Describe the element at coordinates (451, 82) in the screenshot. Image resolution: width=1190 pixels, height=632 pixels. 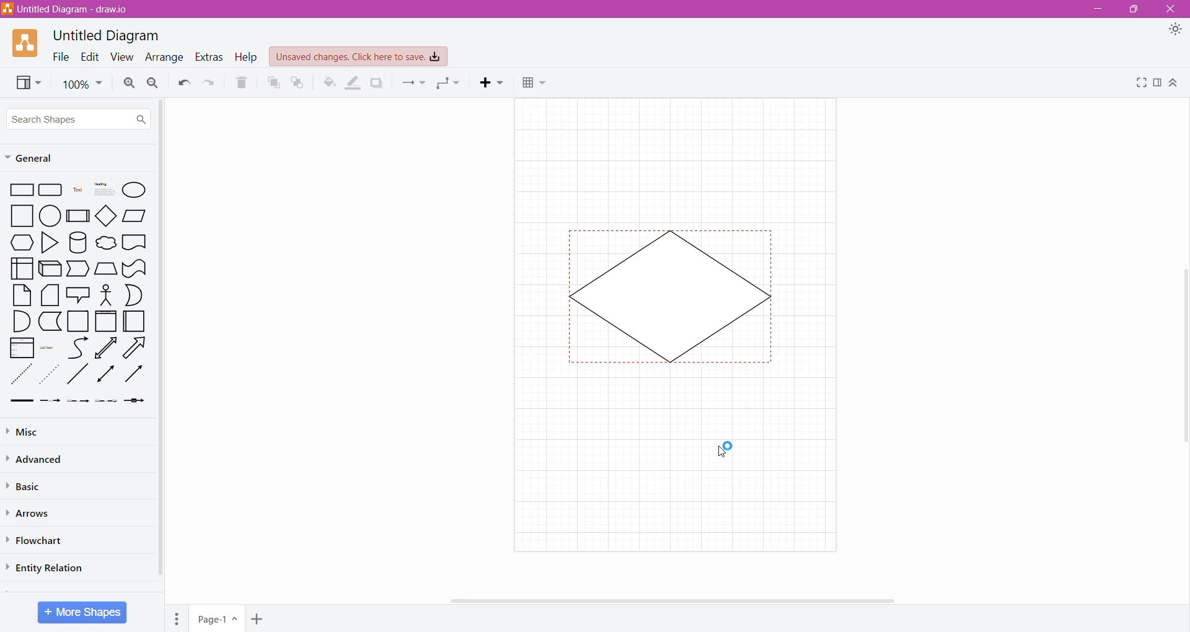
I see `Waypoints` at that location.